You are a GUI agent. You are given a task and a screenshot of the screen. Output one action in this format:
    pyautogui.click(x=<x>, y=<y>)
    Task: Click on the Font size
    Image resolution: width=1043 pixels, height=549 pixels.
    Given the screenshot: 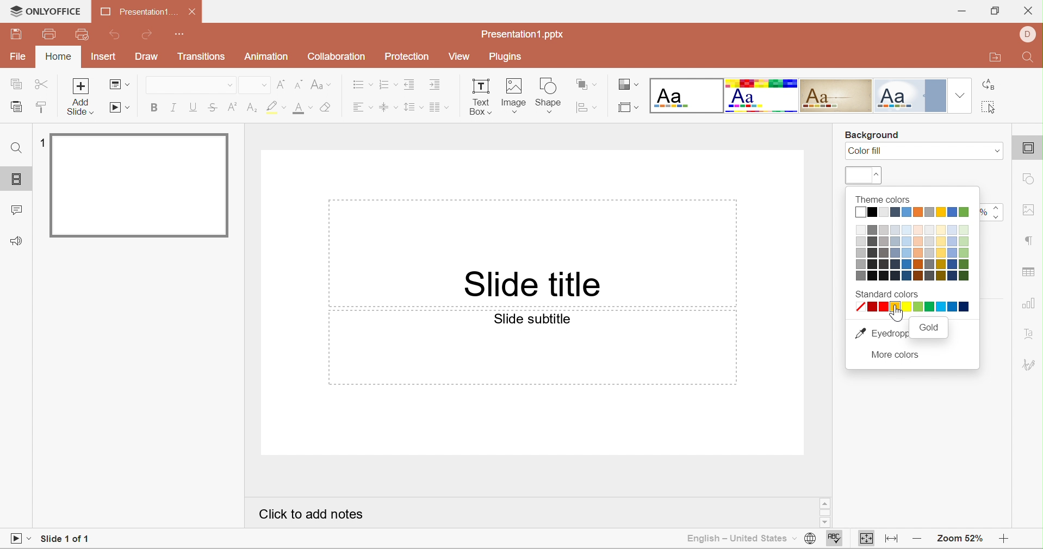 What is the action you would take?
    pyautogui.click(x=302, y=108)
    